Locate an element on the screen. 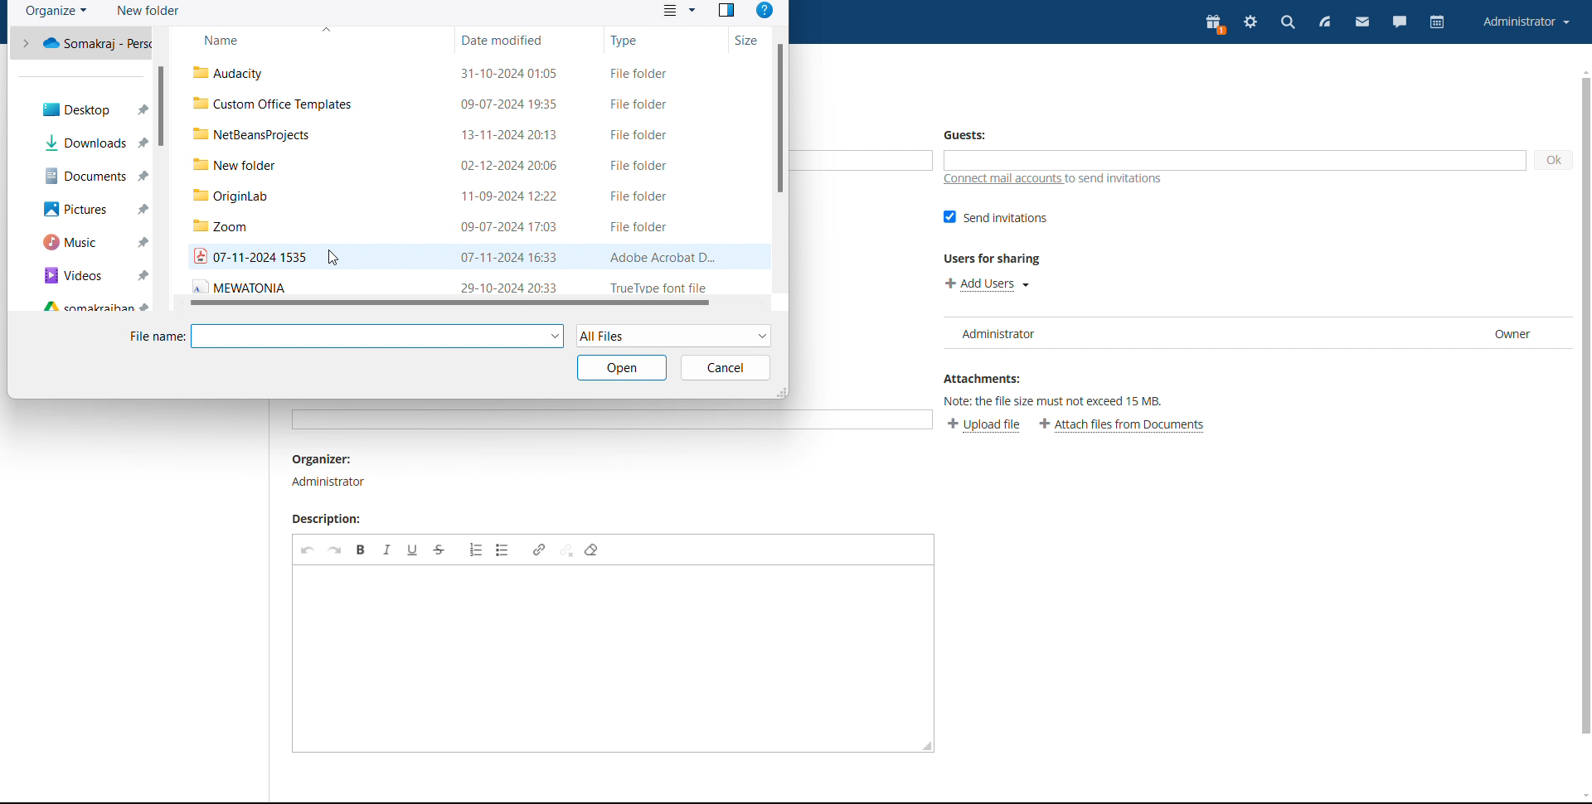 The image size is (1592, 804). scroll down is located at coordinates (1582, 798).